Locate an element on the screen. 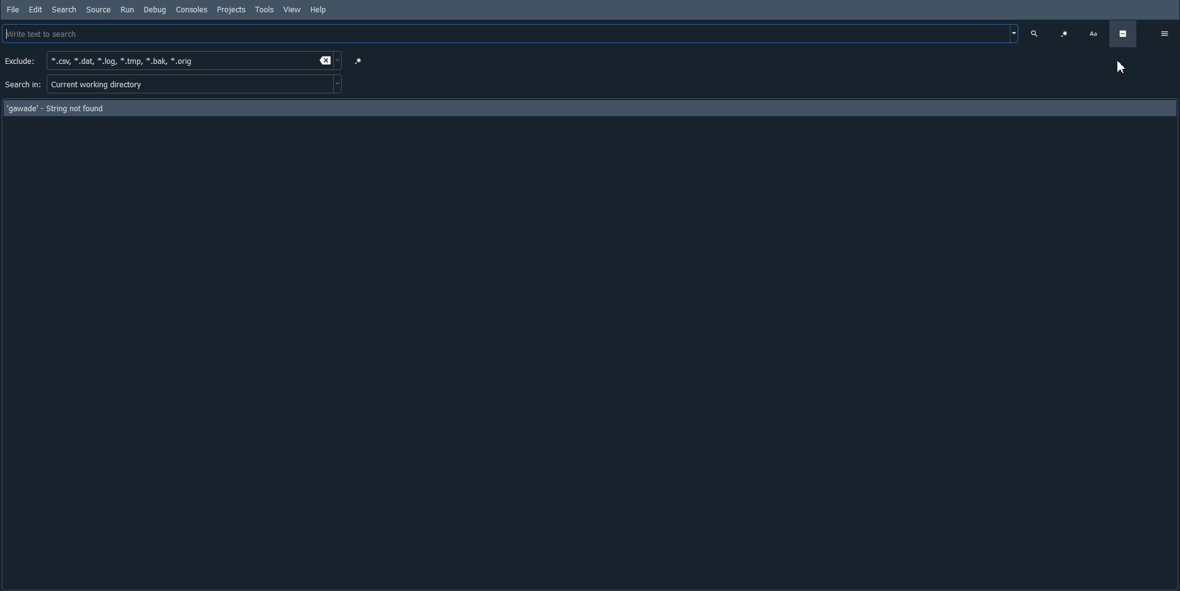 The width and height of the screenshot is (1180, 591). Search in is located at coordinates (23, 84).